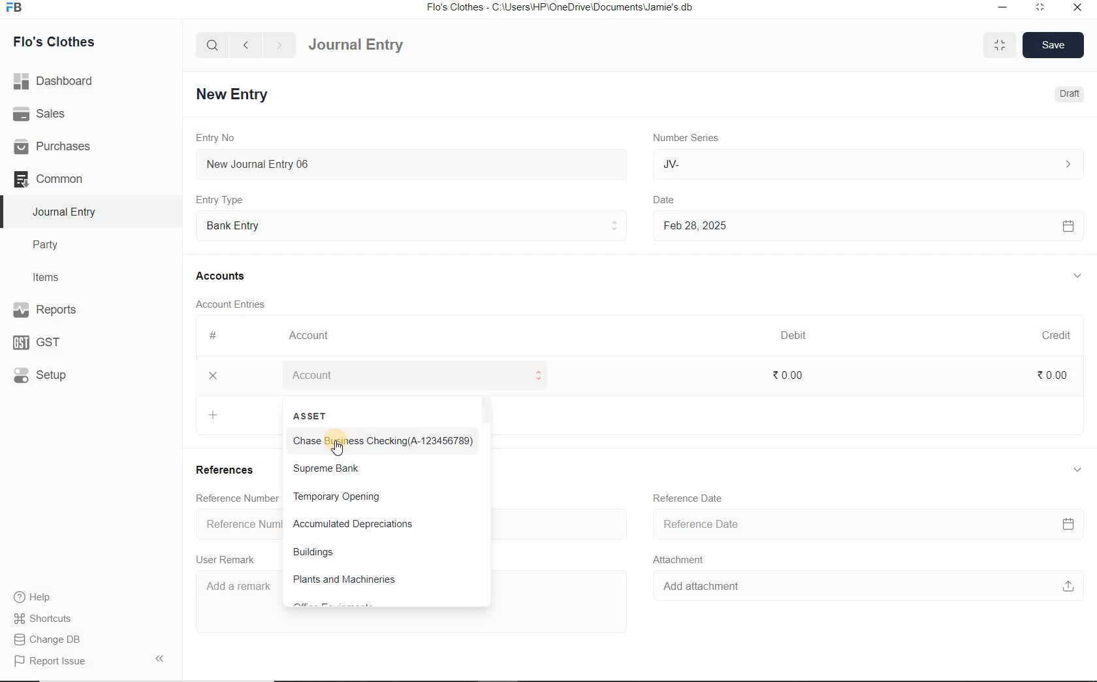  What do you see at coordinates (65, 311) in the screenshot?
I see `Reports` at bounding box center [65, 311].